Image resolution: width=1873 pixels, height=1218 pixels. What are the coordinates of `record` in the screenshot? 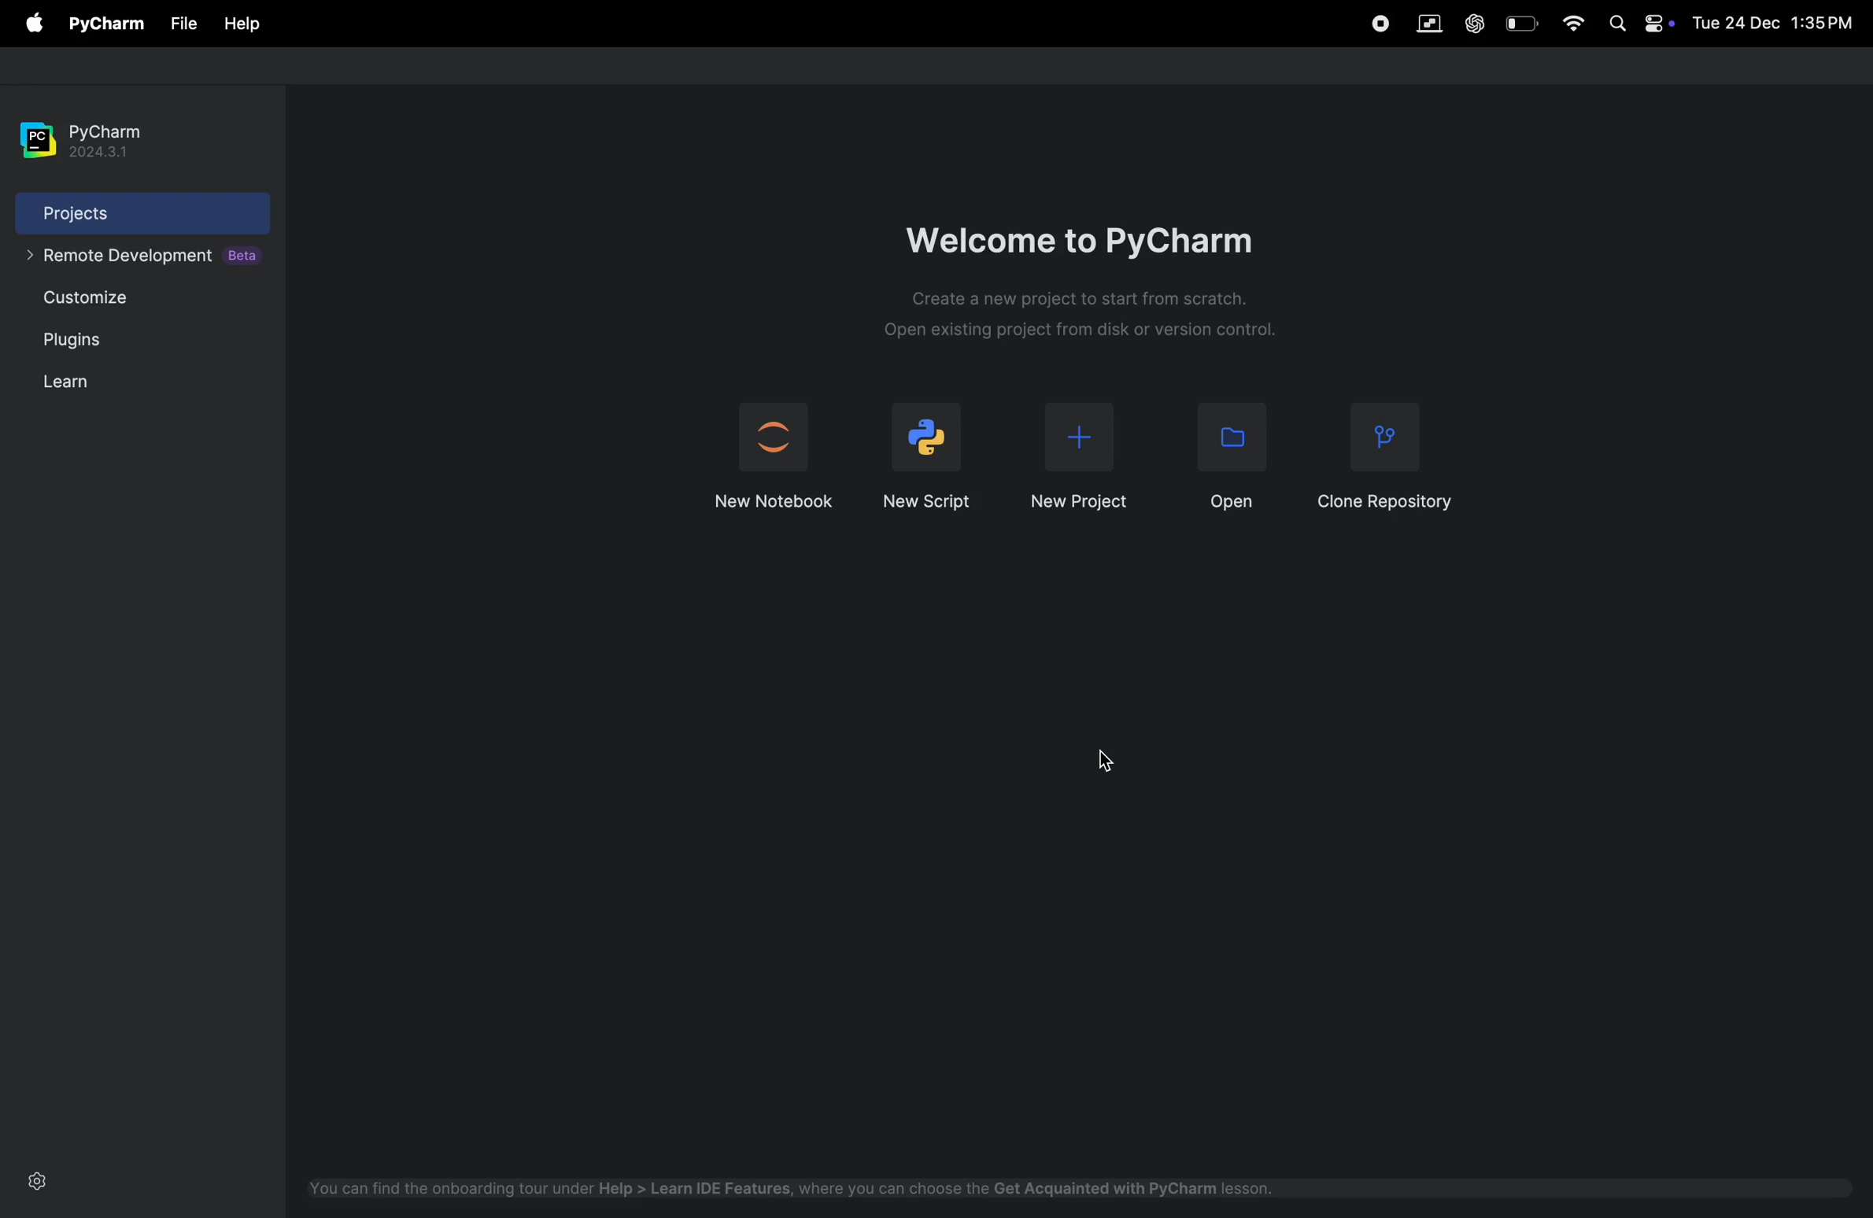 It's located at (1380, 23).